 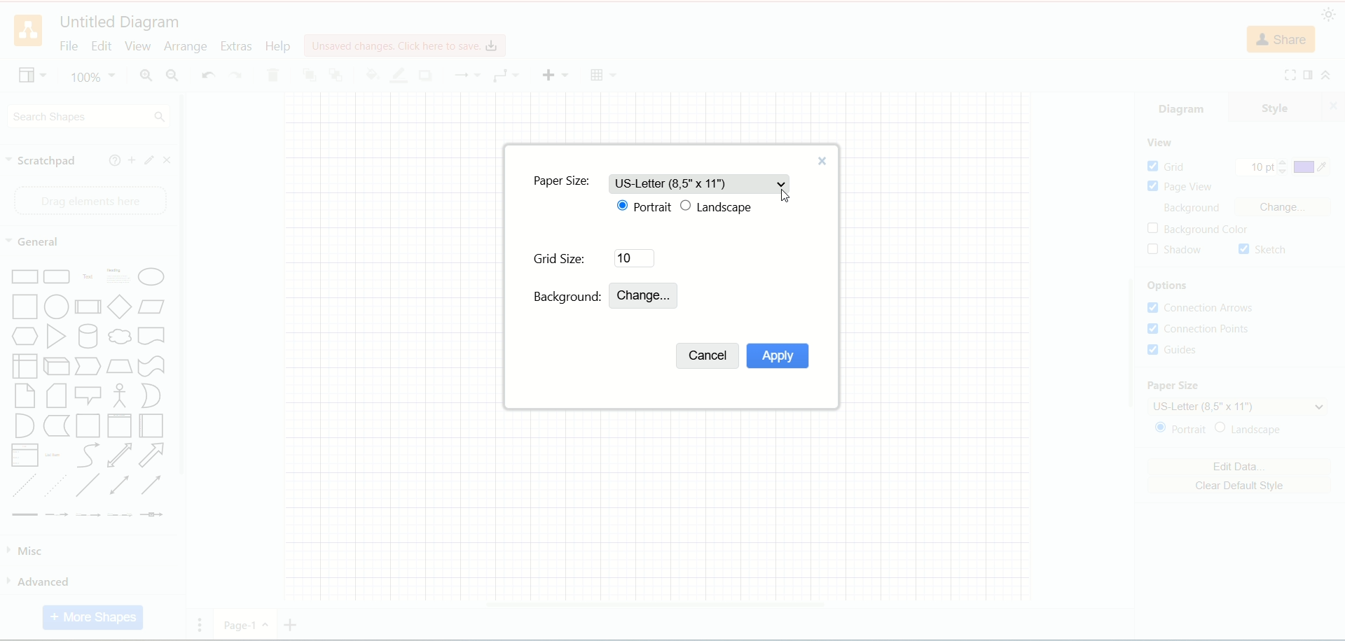 What do you see at coordinates (144, 76) in the screenshot?
I see `zoom in` at bounding box center [144, 76].